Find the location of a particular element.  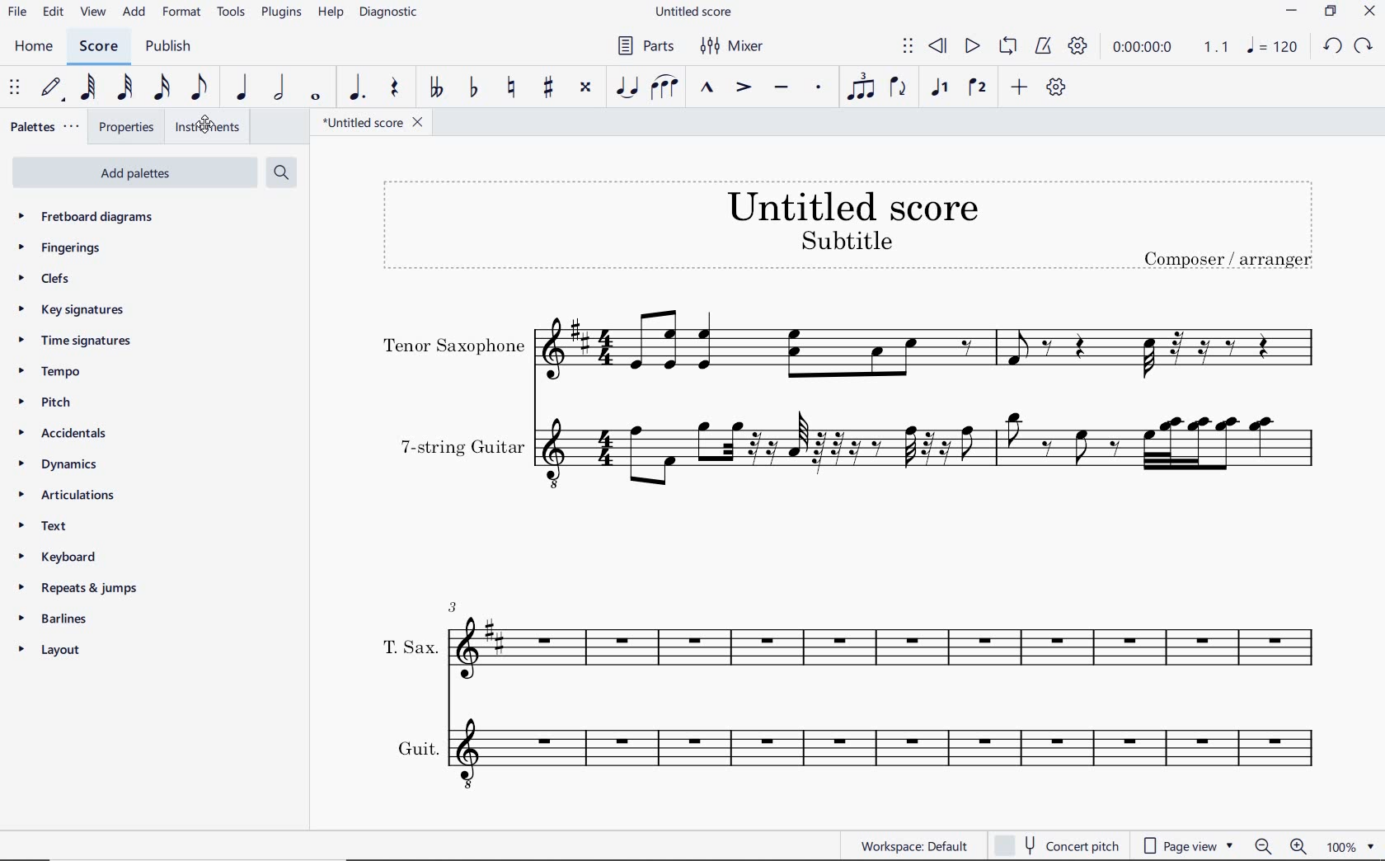

CONCERT PITCH is located at coordinates (1055, 845).